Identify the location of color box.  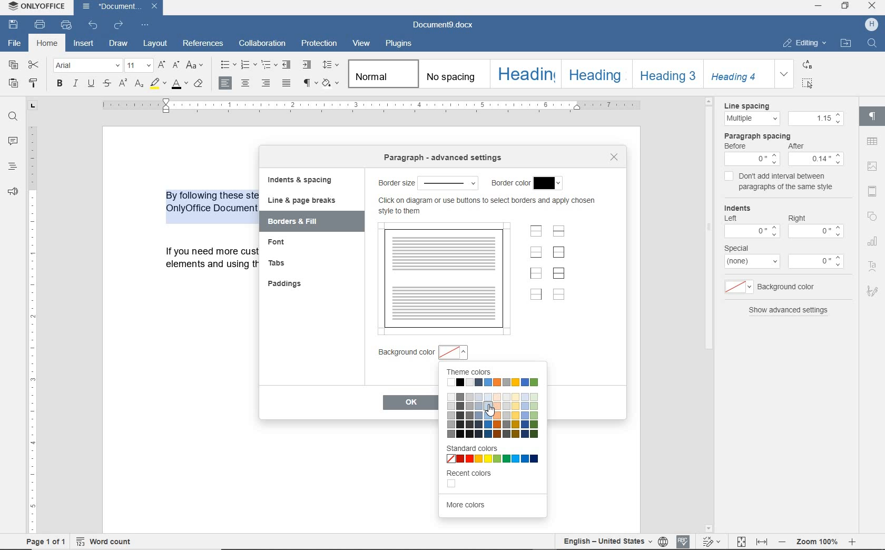
(454, 484).